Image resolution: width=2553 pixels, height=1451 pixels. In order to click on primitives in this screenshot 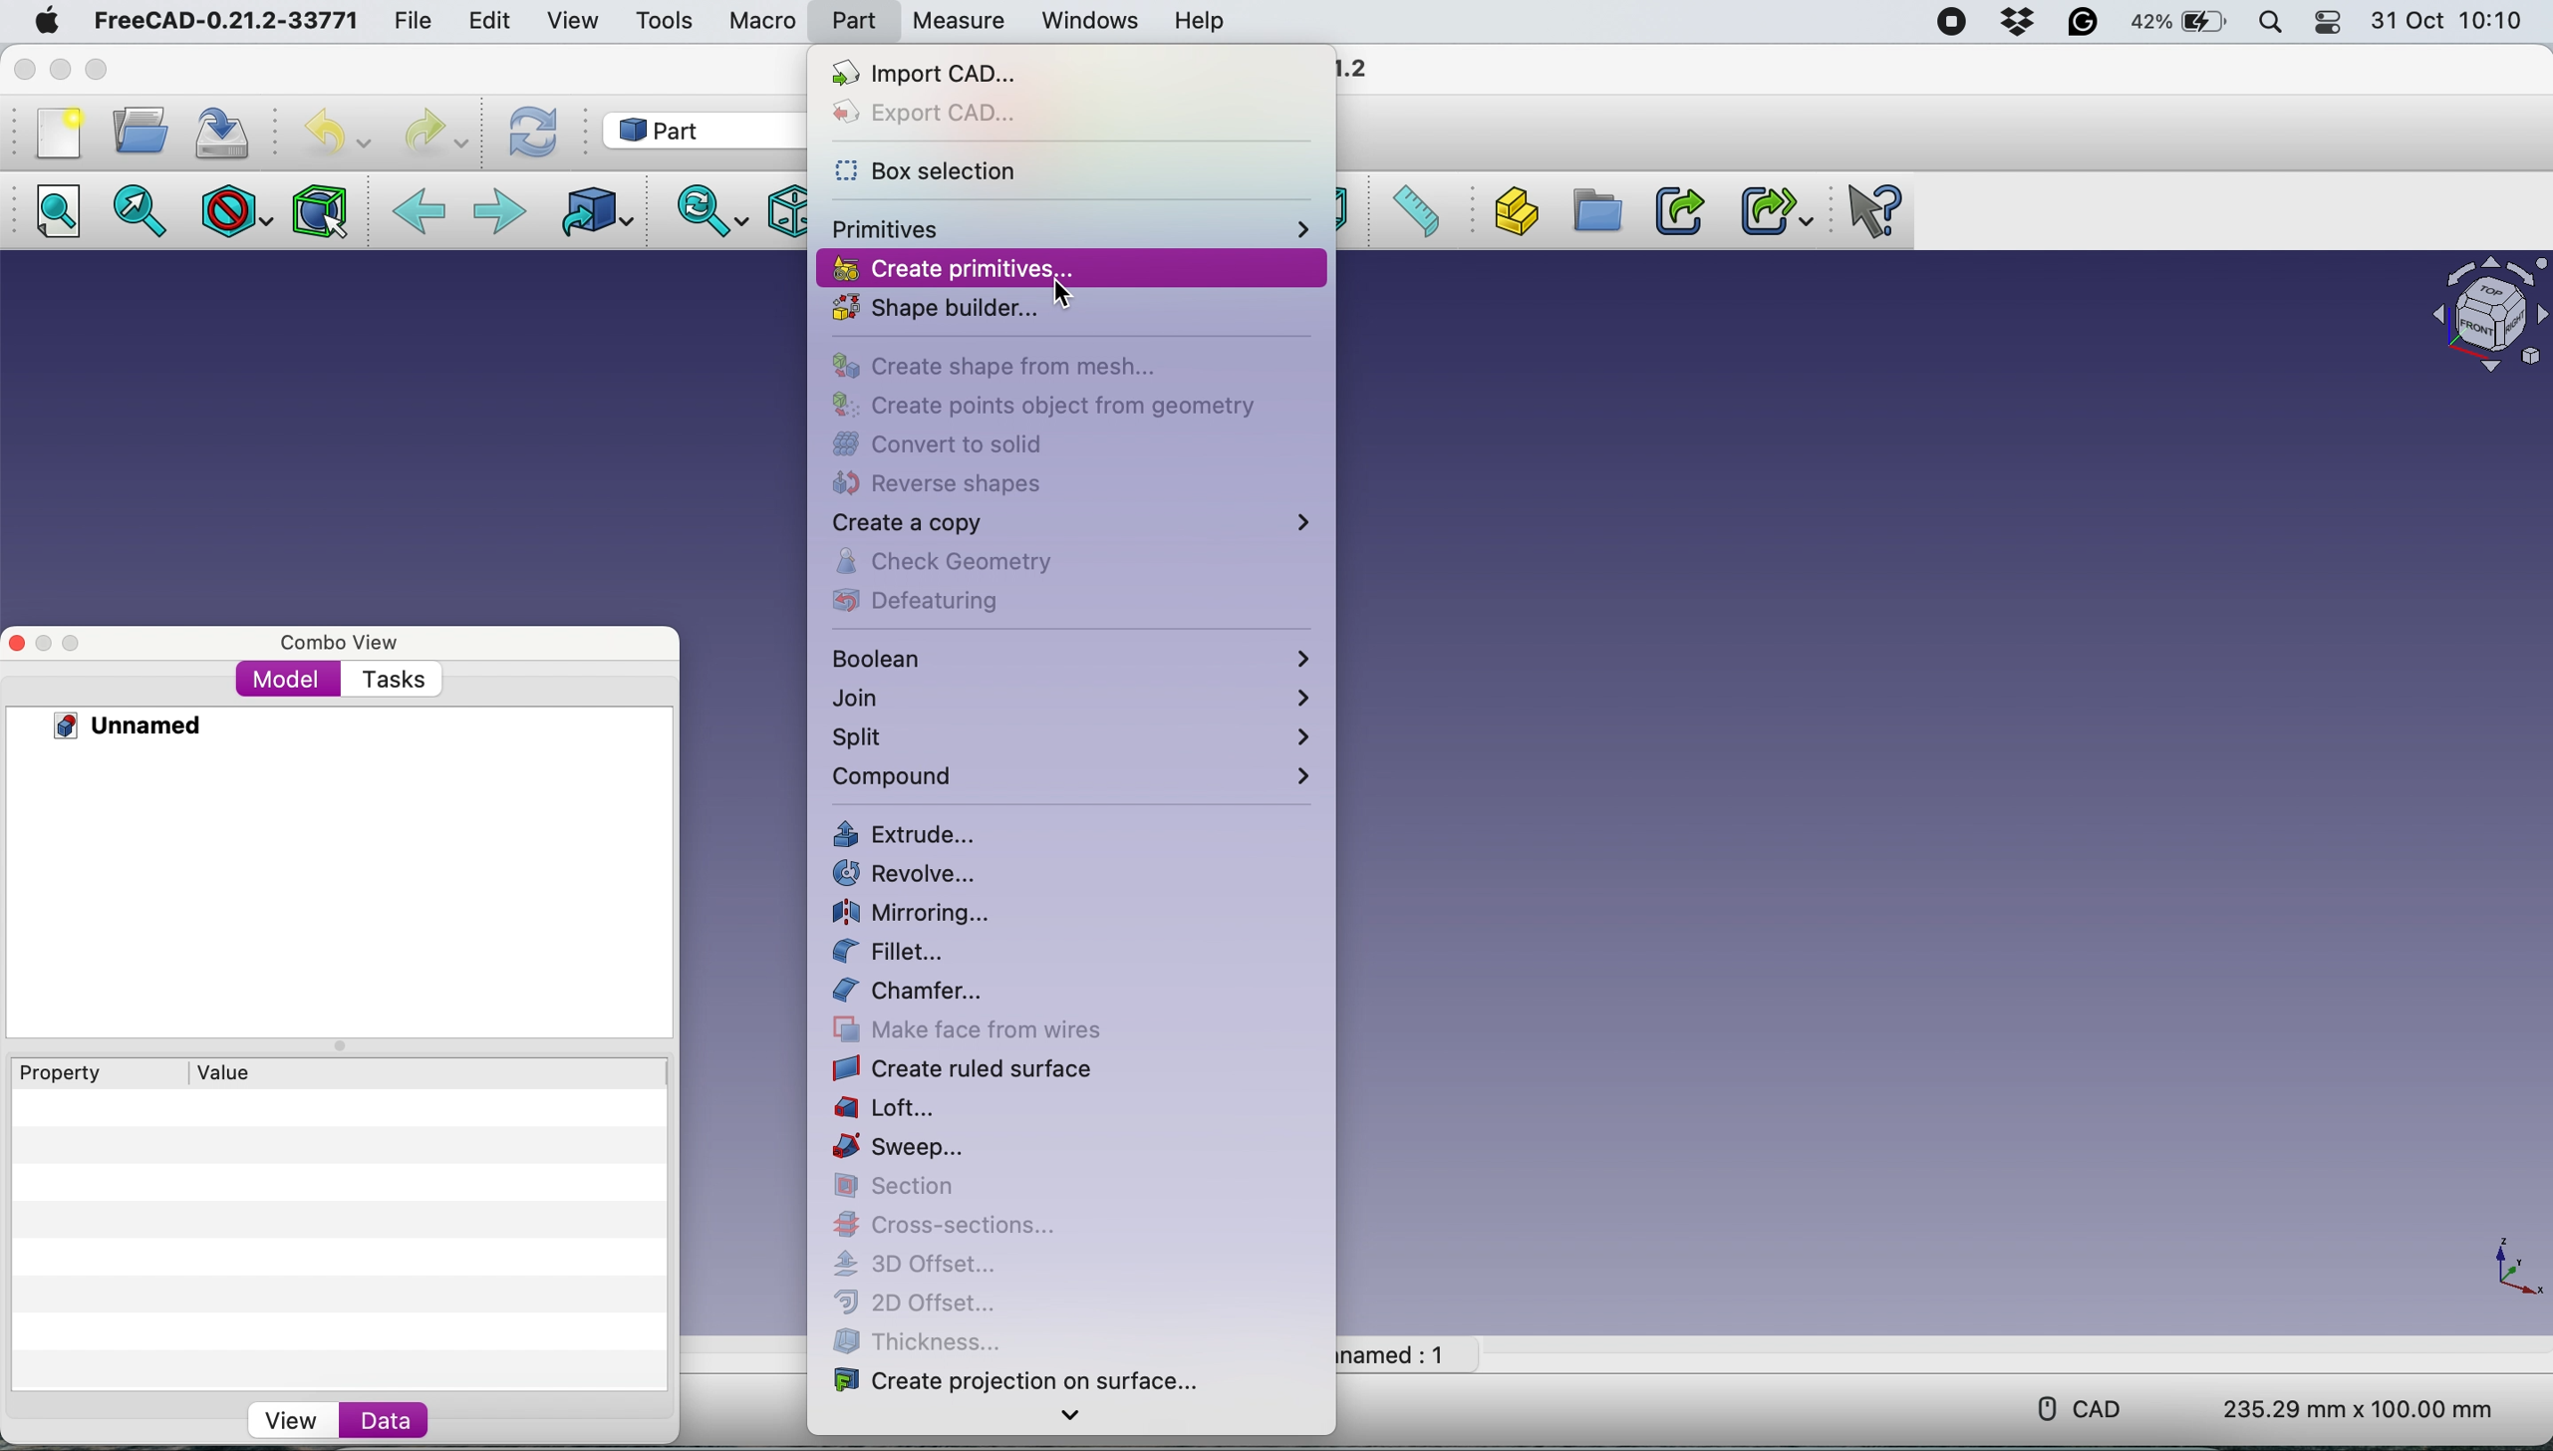, I will do `click(1069, 230)`.